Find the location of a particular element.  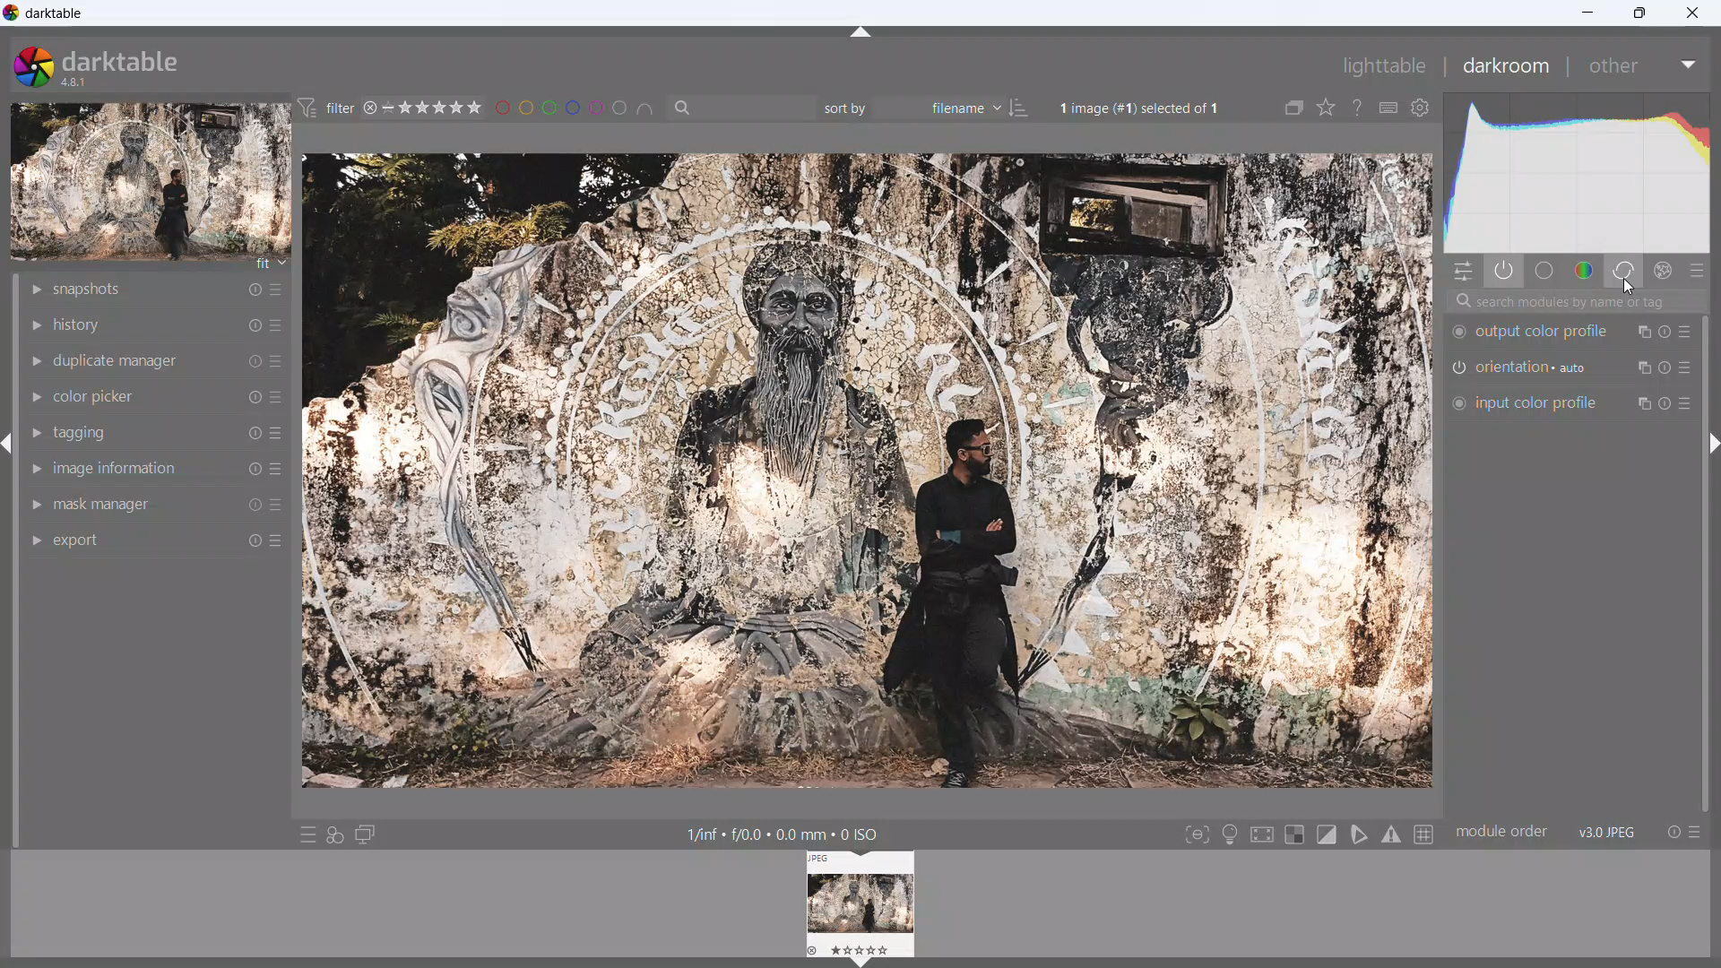

reset is located at coordinates (248, 397).